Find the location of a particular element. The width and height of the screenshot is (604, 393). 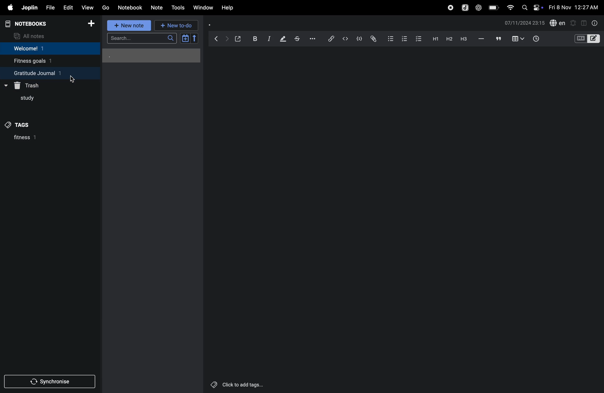

open file is located at coordinates (238, 38).